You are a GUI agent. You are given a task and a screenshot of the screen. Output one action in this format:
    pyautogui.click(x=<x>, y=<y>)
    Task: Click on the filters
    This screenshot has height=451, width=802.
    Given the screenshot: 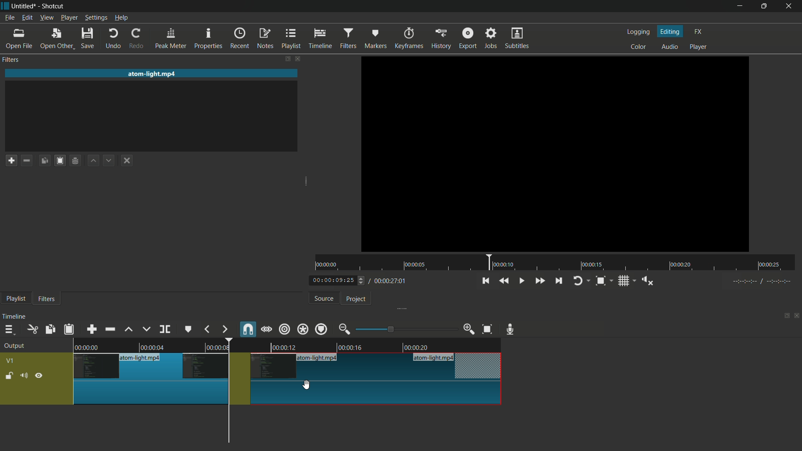 What is the action you would take?
    pyautogui.click(x=47, y=299)
    